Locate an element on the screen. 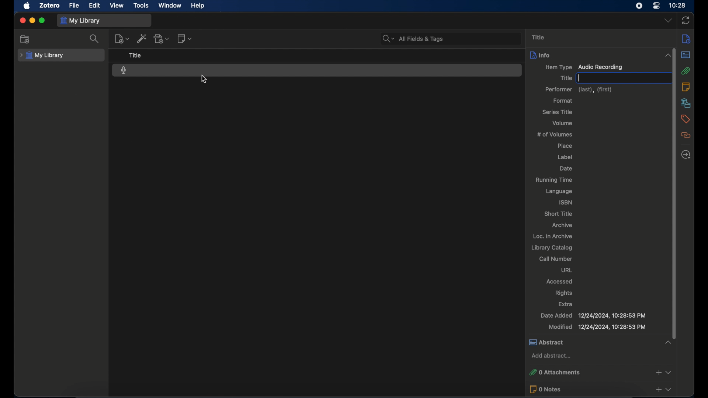 This screenshot has width=708, height=398. no of volumes is located at coordinates (556, 135).